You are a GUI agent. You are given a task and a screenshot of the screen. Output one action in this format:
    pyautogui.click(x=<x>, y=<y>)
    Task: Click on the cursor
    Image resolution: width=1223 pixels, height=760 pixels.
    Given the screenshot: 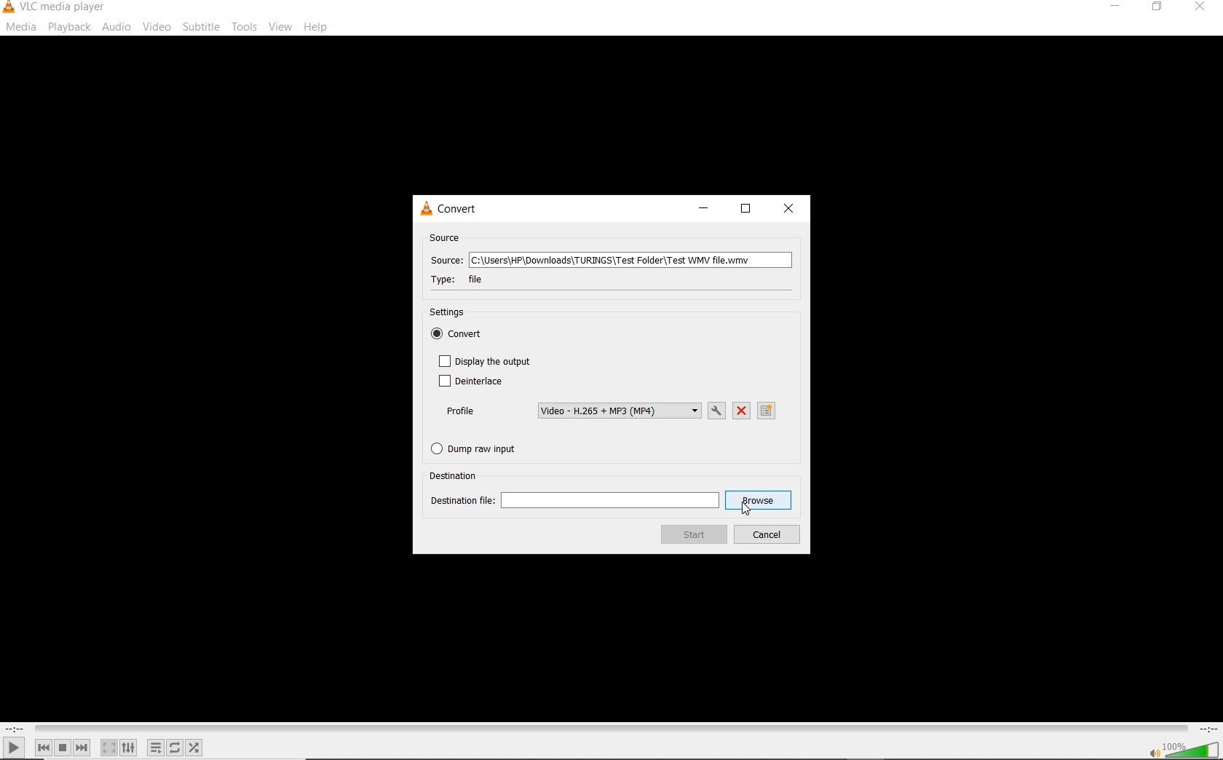 What is the action you would take?
    pyautogui.click(x=746, y=509)
    